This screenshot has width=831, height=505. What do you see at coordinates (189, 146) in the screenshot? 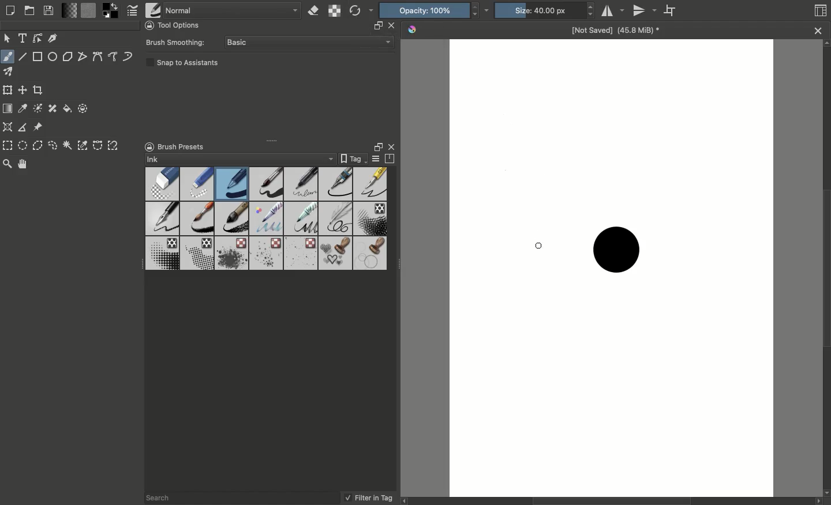
I see `Brush presets` at bounding box center [189, 146].